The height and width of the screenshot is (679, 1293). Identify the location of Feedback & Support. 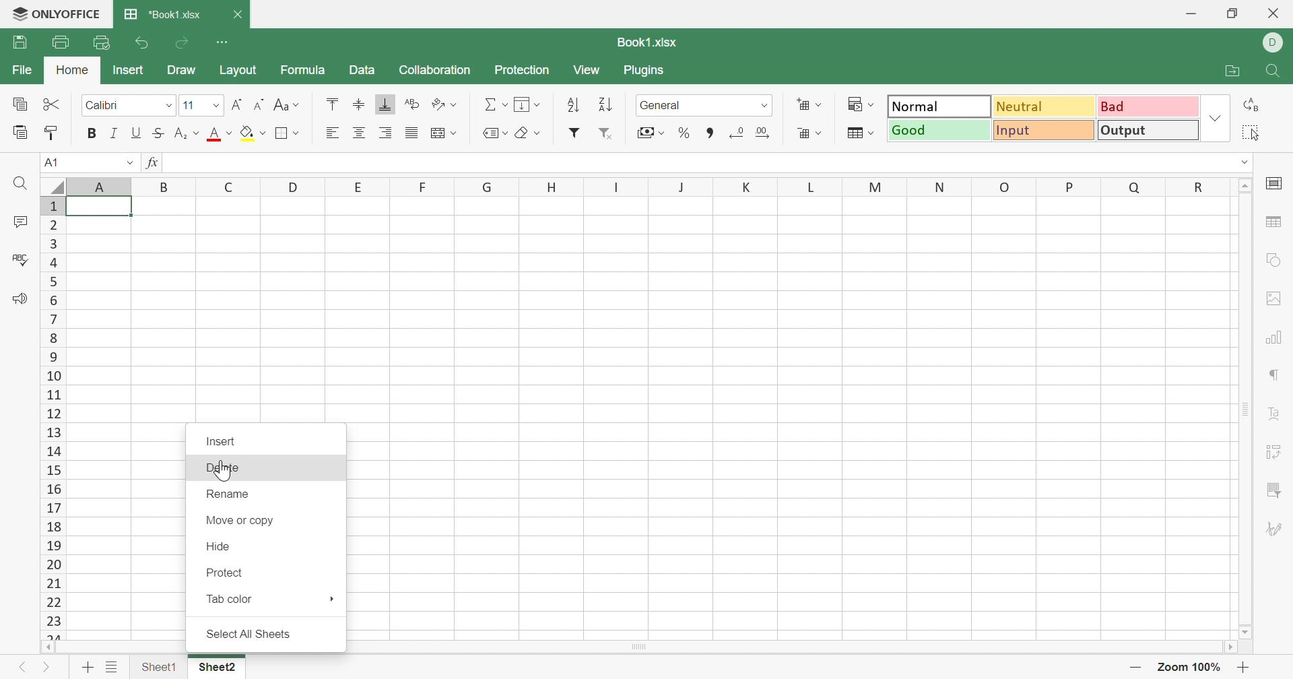
(22, 299).